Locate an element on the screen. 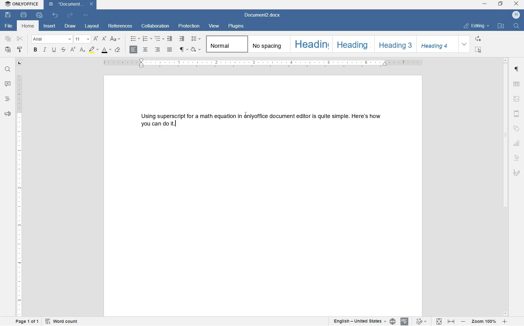 The height and width of the screenshot is (326, 524). tab is located at coordinates (19, 63).